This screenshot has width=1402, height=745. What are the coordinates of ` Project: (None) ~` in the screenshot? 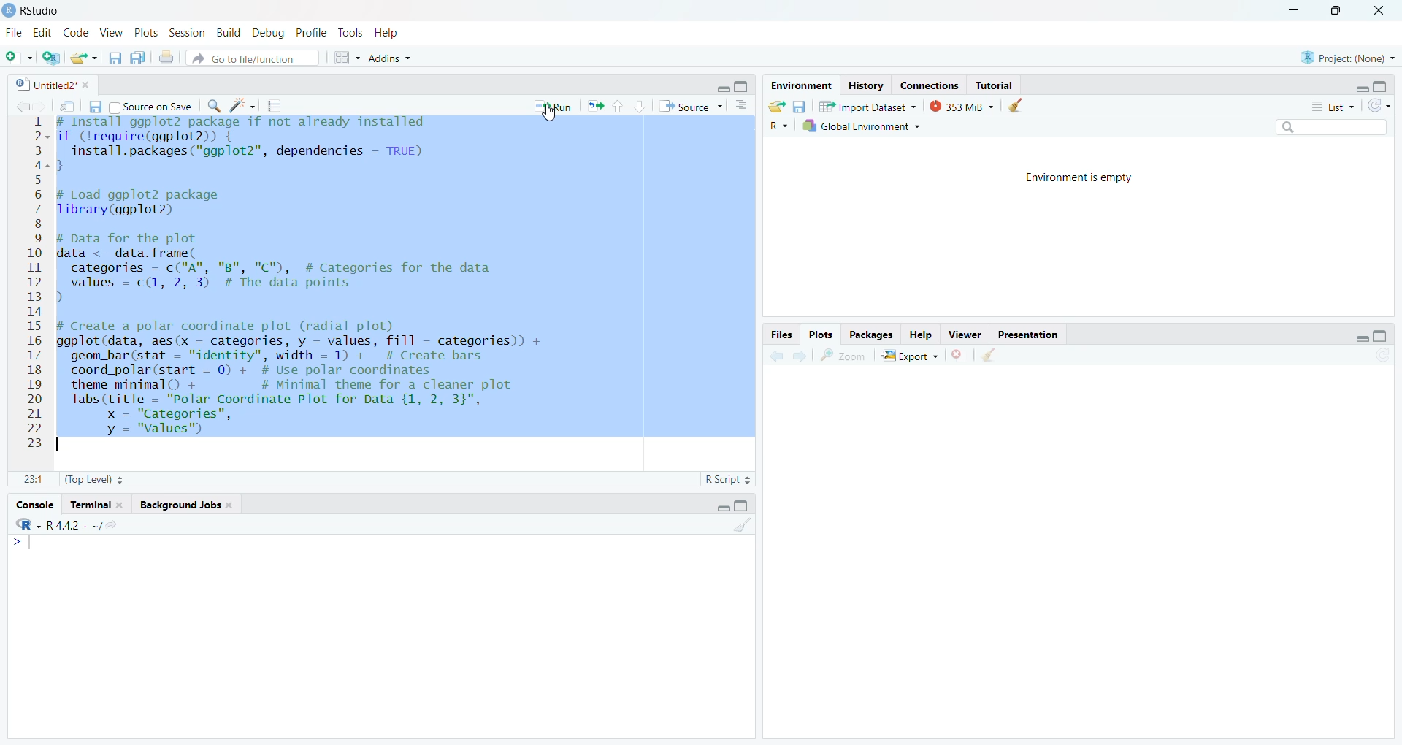 It's located at (1344, 59).